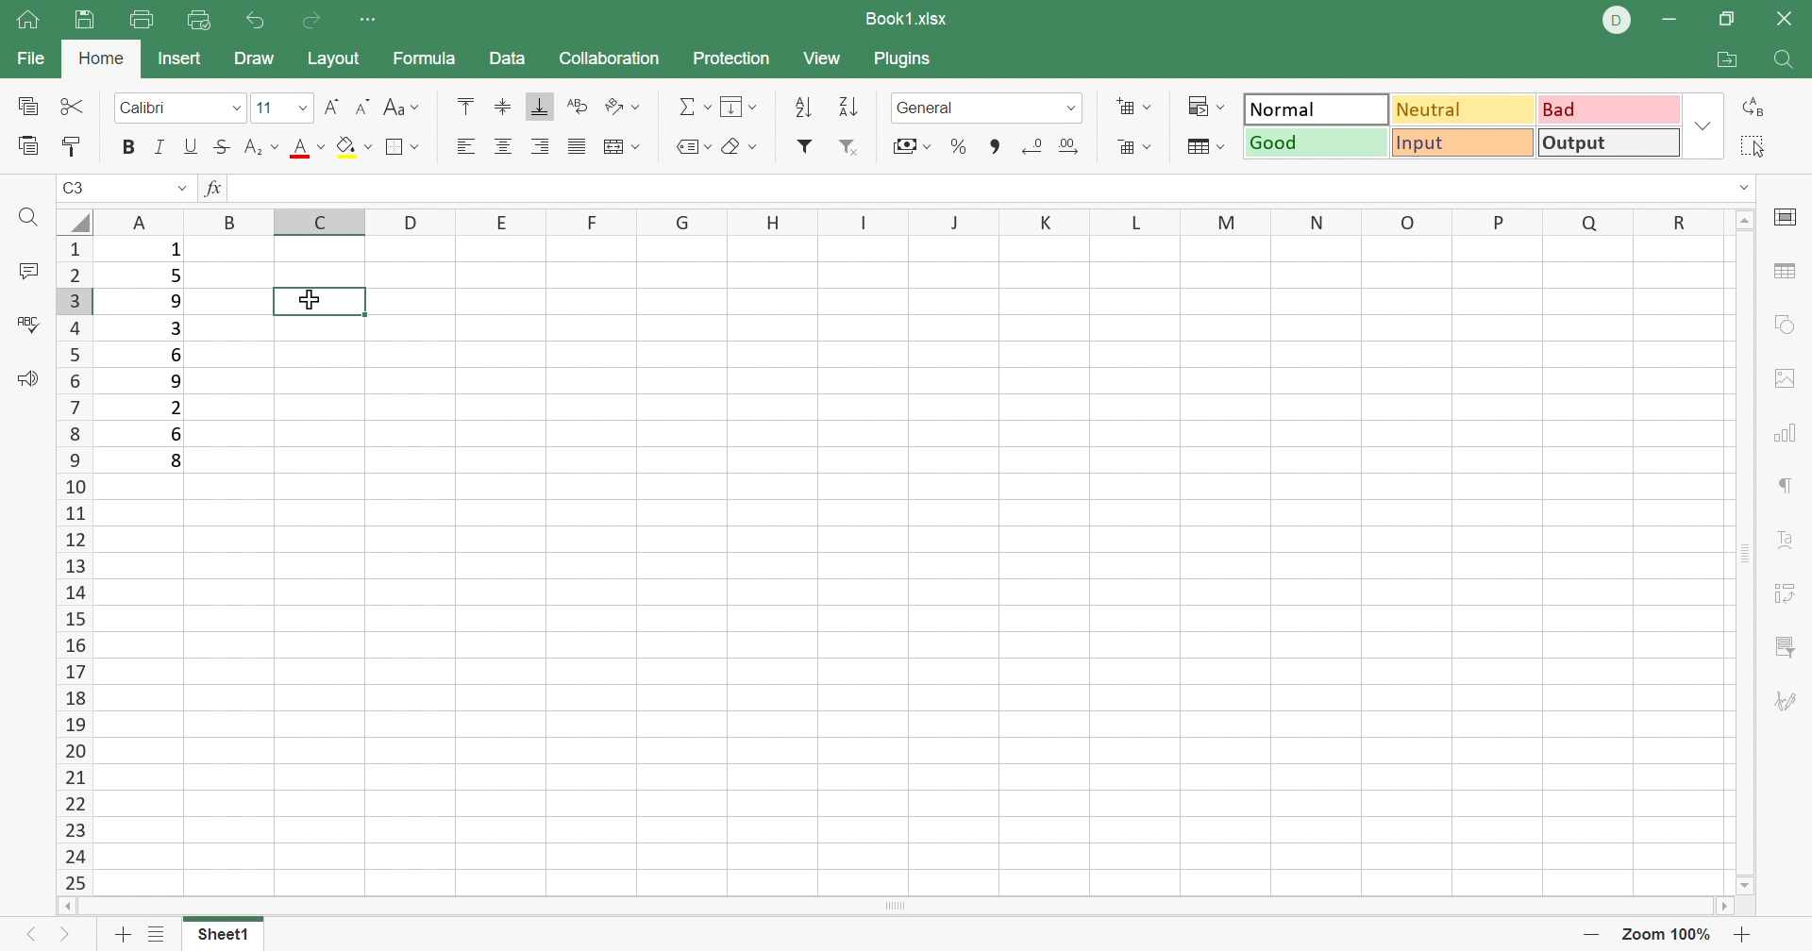 This screenshot has width=1812, height=951. I want to click on Redo, so click(310, 19).